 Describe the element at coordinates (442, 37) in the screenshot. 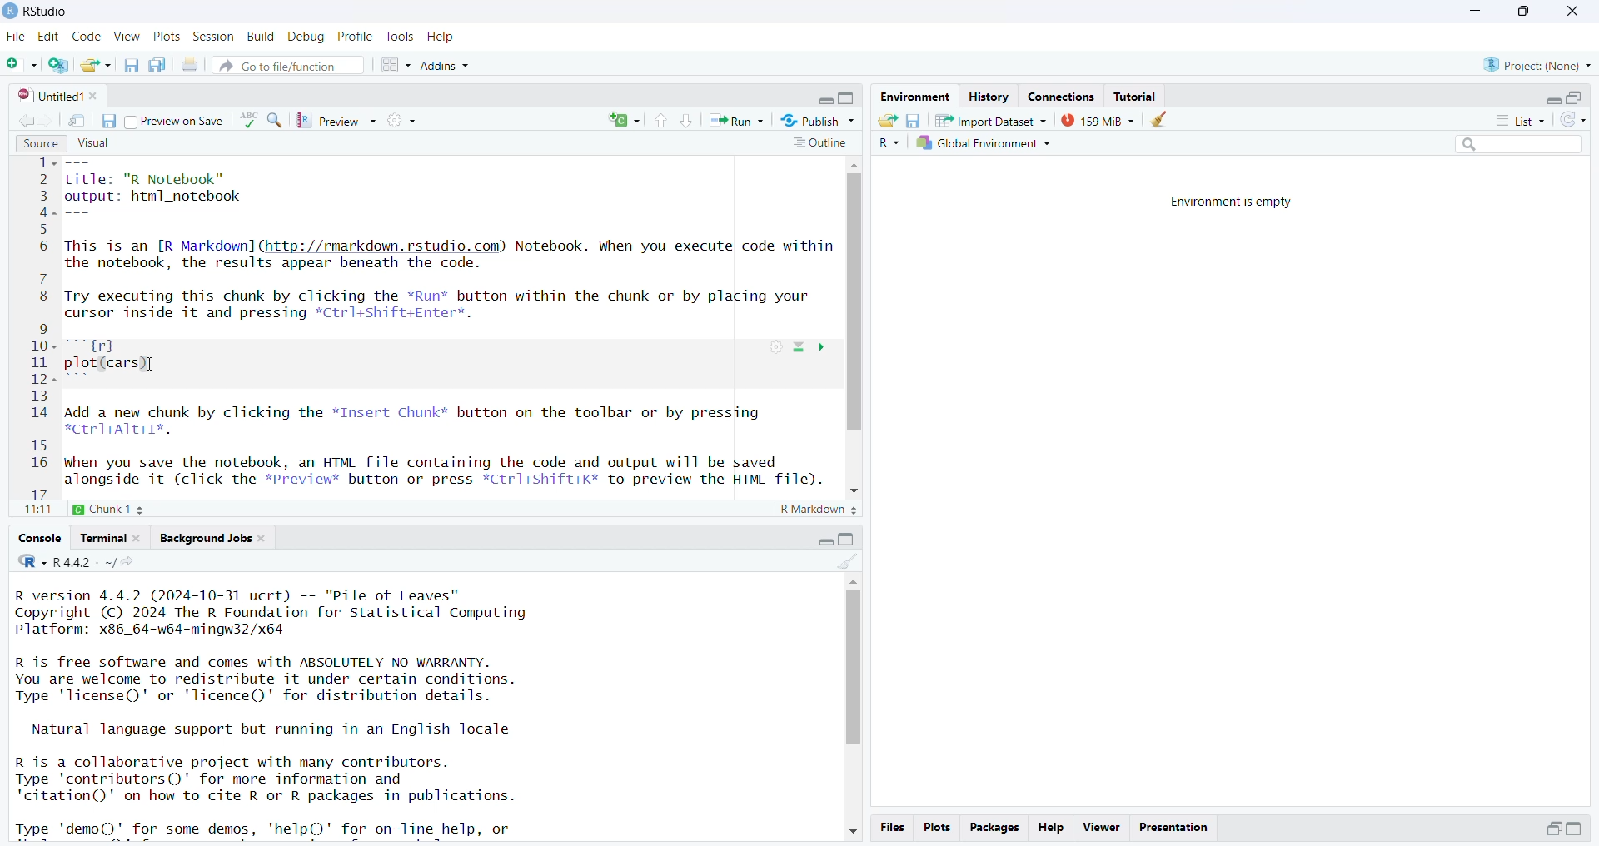

I see `help` at that location.